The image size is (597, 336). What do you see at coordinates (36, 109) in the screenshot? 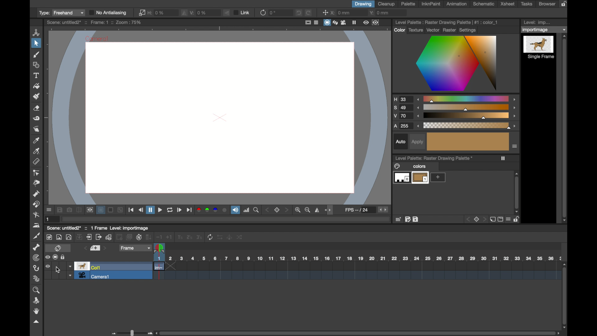
I see `eraser tool` at bounding box center [36, 109].